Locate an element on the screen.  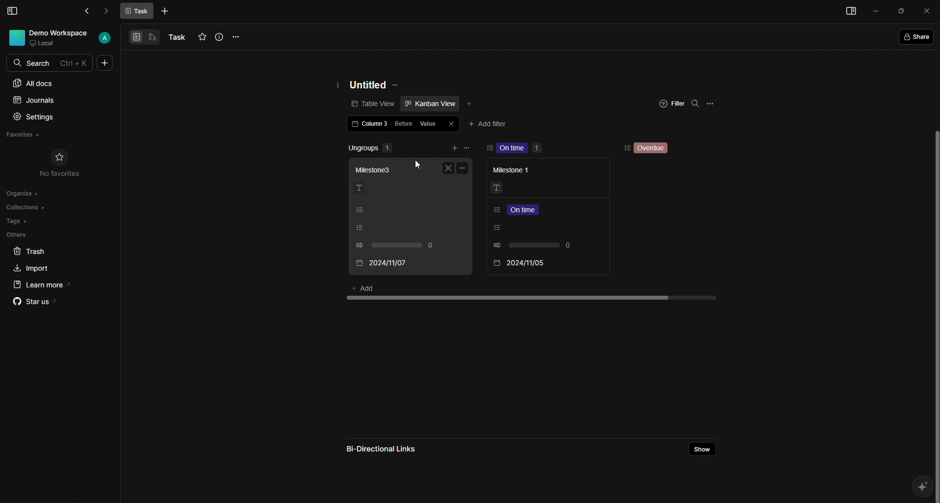
Task is located at coordinates (177, 37).